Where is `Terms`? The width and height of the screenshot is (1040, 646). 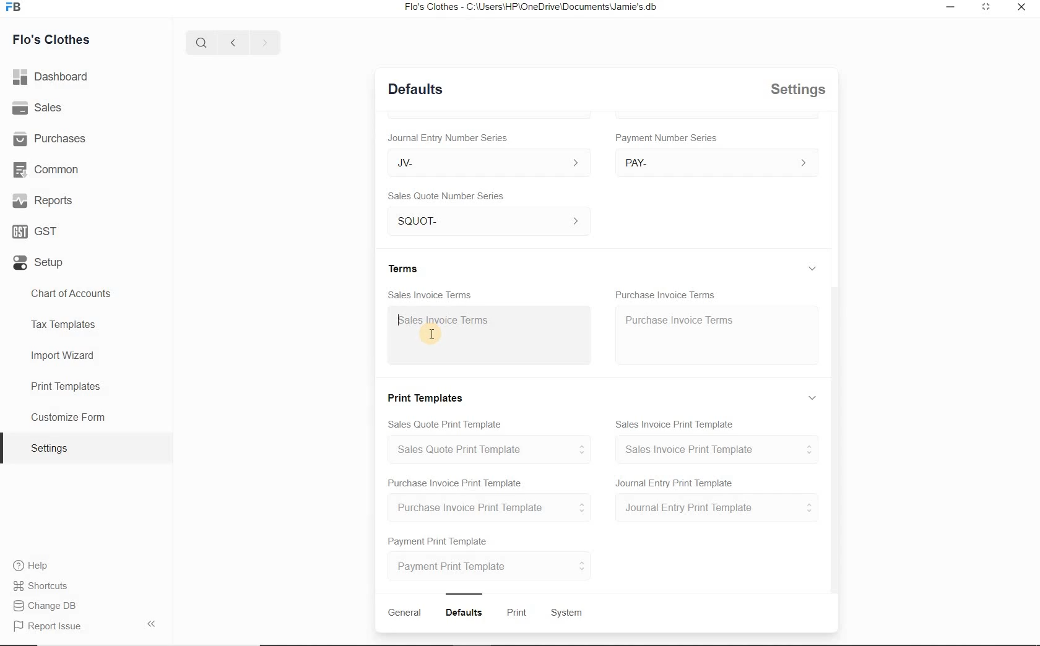 Terms is located at coordinates (405, 267).